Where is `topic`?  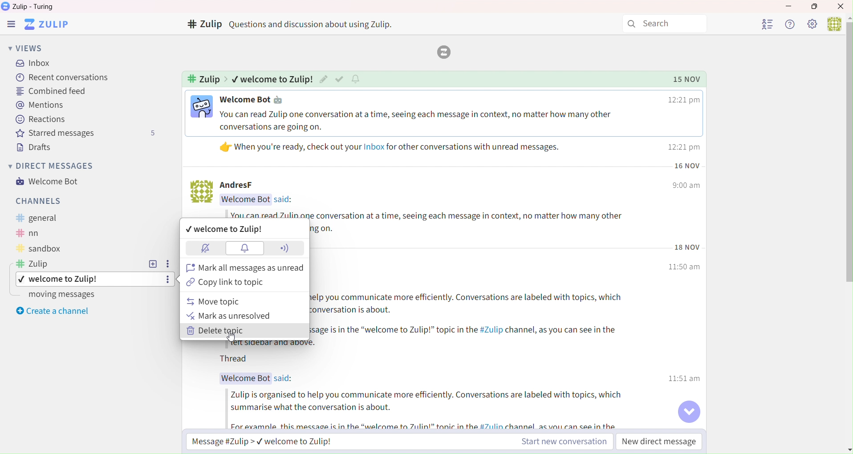
topic is located at coordinates (67, 279).